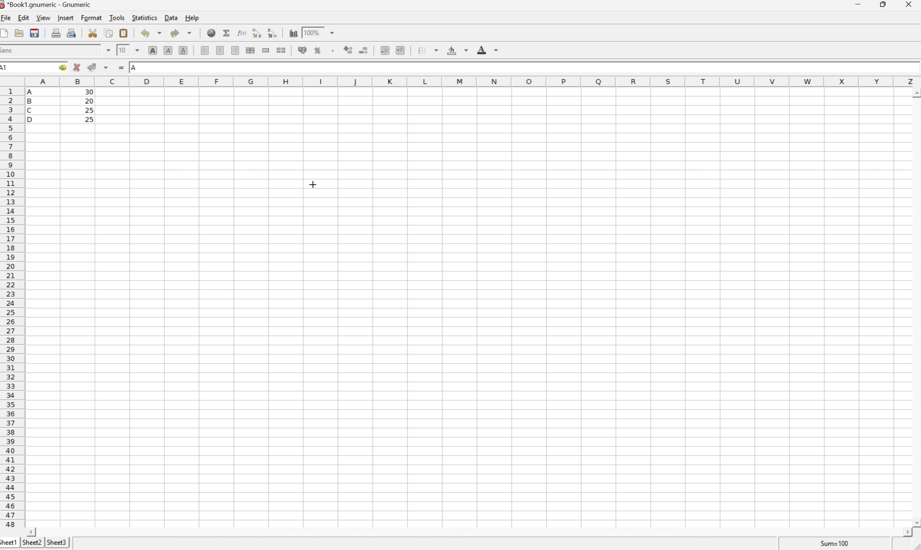 This screenshot has height=550, width=921. Describe the element at coordinates (89, 101) in the screenshot. I see `20` at that location.